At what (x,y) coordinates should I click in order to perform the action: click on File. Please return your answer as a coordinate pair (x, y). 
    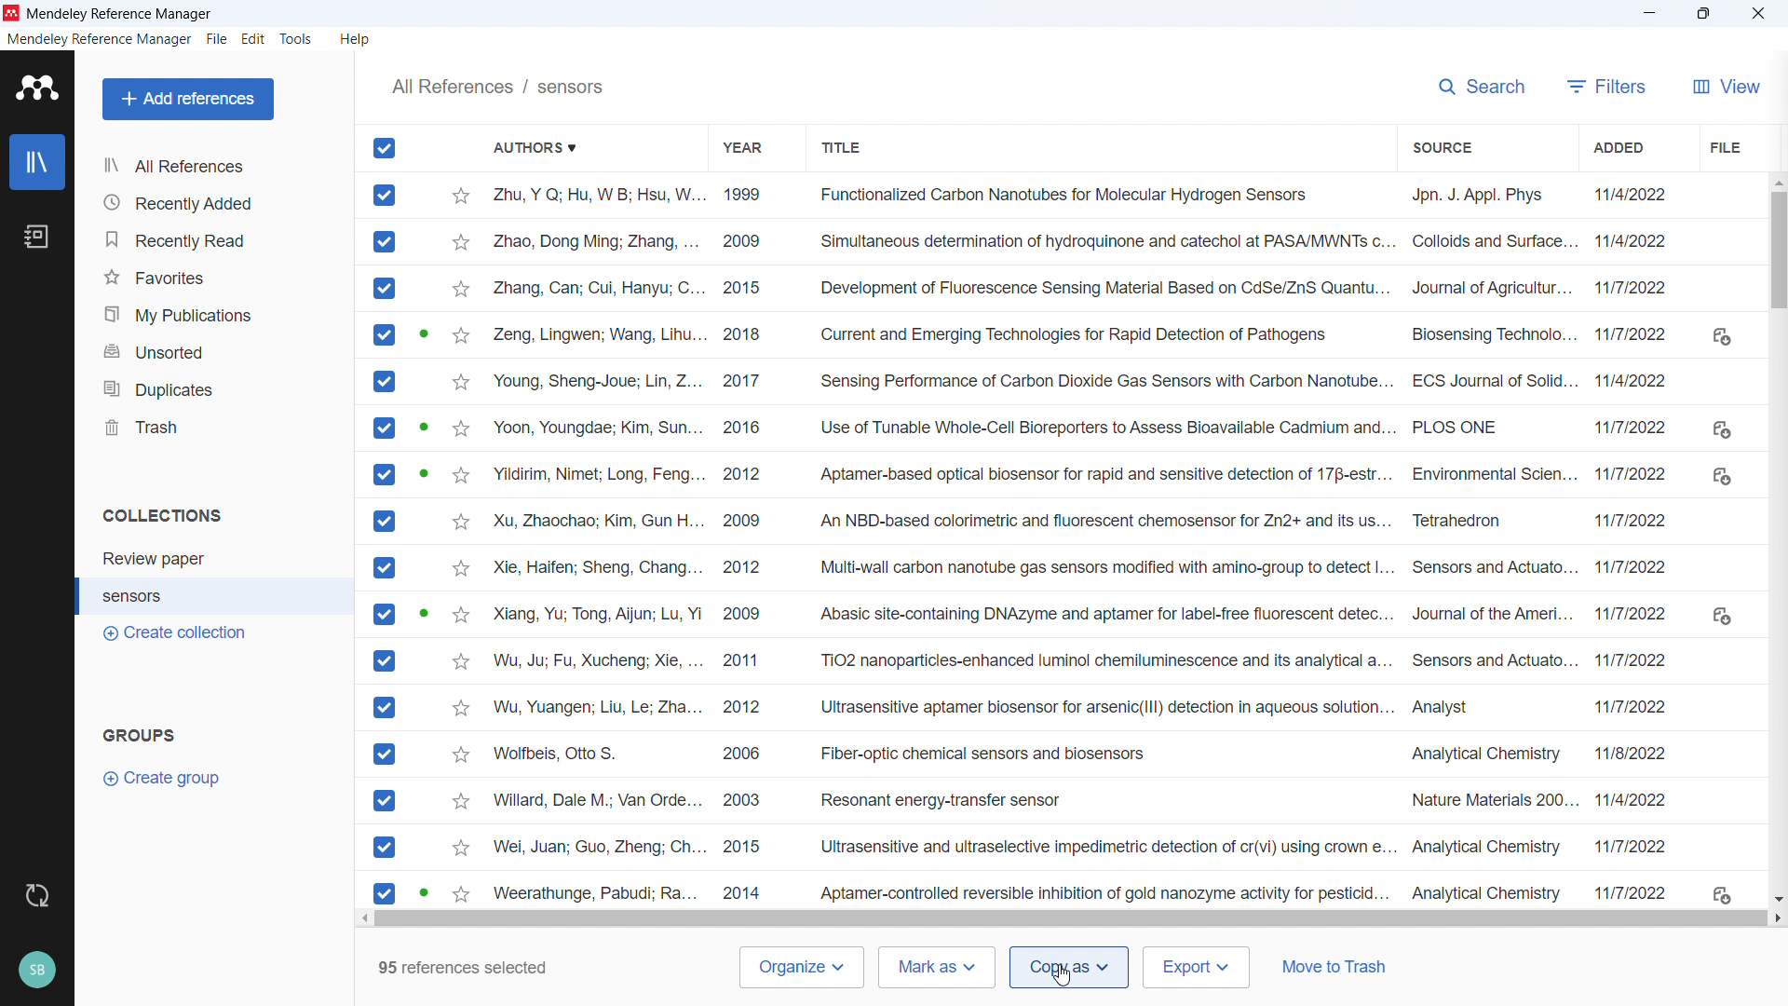
    Looking at the image, I should click on (1724, 148).